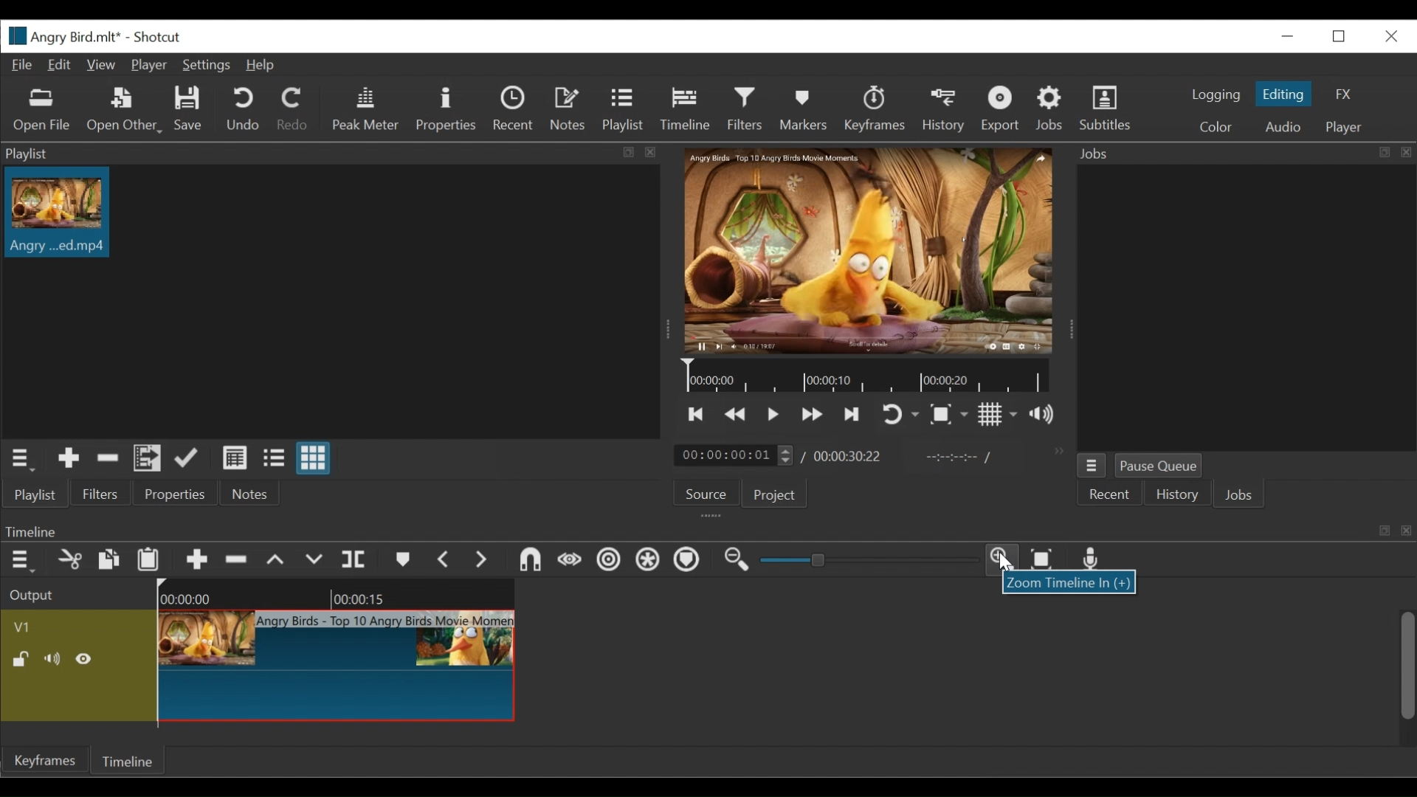 The width and height of the screenshot is (1417, 797). Describe the element at coordinates (237, 558) in the screenshot. I see `Remove cut` at that location.